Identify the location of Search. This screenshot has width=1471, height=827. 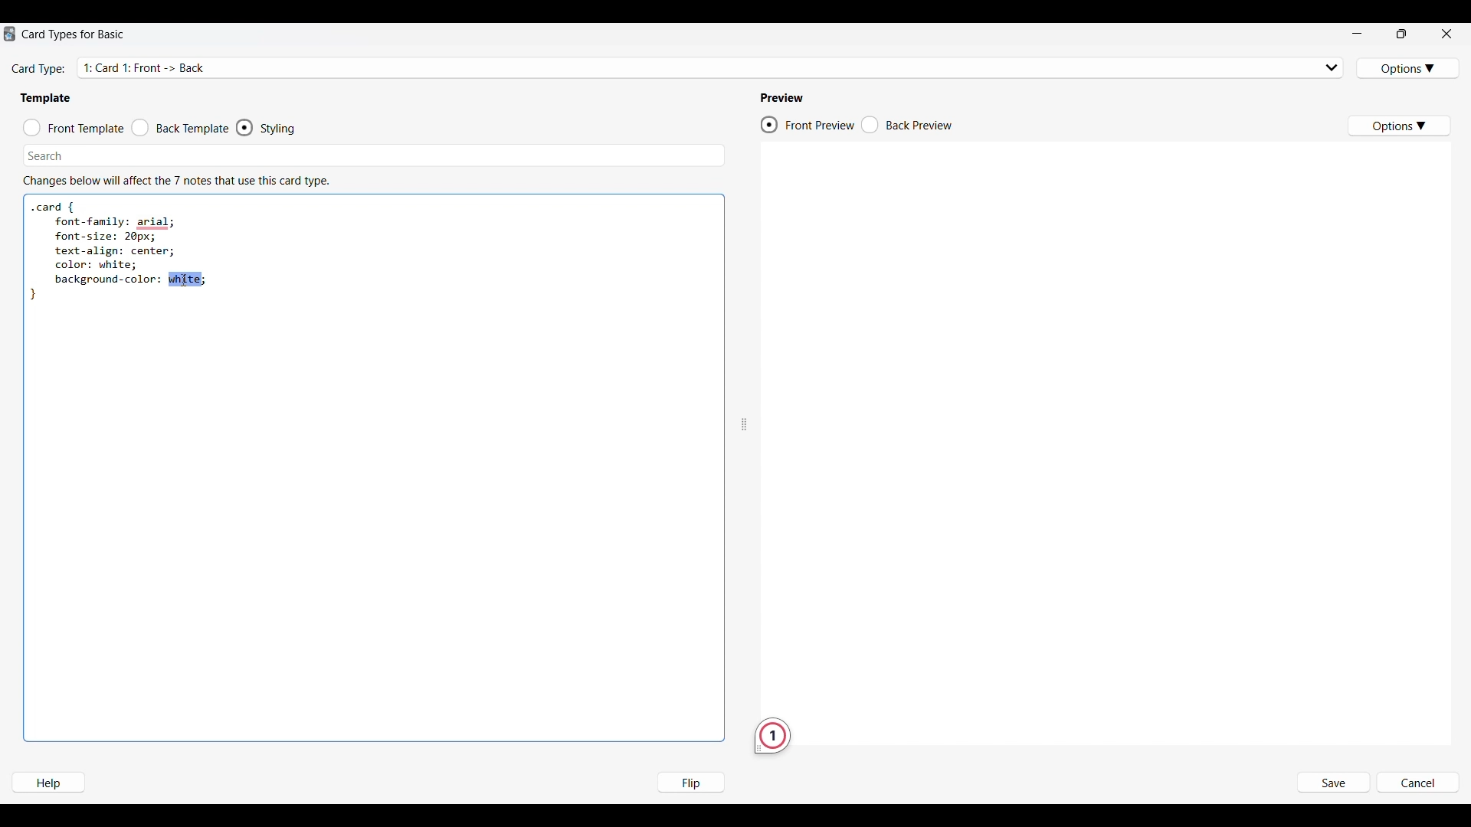
(46, 155).